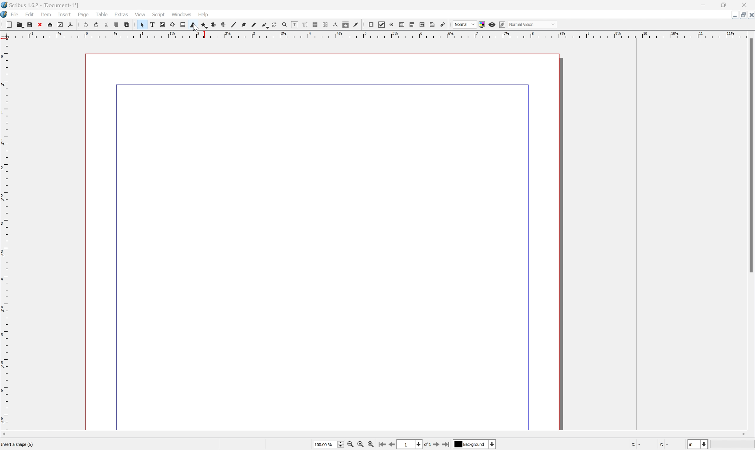 This screenshot has height=450, width=755. What do you see at coordinates (222, 25) in the screenshot?
I see `Spiral` at bounding box center [222, 25].